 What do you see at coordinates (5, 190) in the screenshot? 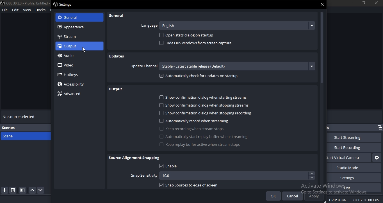
I see `add scene` at bounding box center [5, 190].